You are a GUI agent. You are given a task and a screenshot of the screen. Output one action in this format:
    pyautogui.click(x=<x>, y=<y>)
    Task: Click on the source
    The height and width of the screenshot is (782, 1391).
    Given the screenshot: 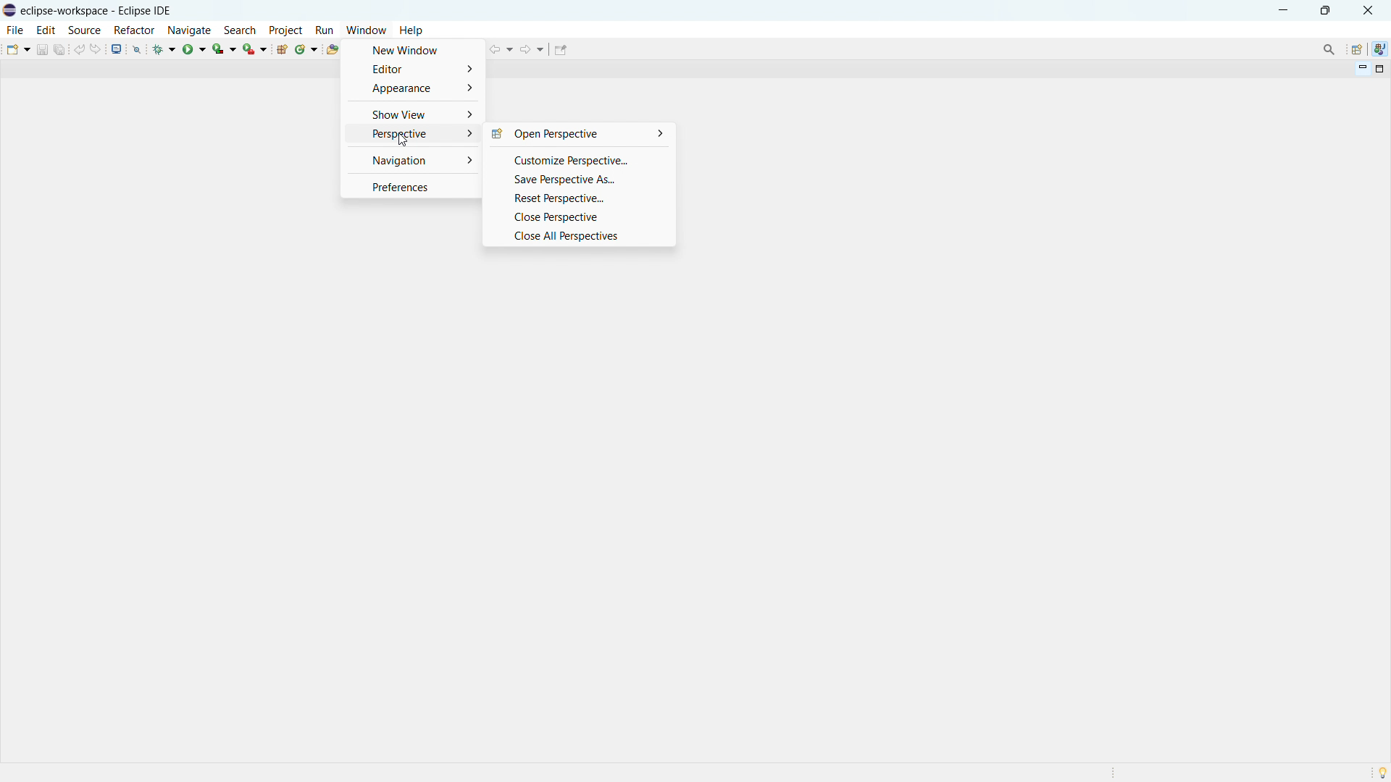 What is the action you would take?
    pyautogui.click(x=84, y=30)
    